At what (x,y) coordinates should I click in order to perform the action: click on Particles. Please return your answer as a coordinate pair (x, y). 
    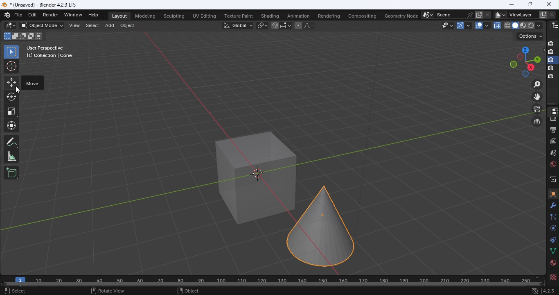
    Looking at the image, I should click on (552, 216).